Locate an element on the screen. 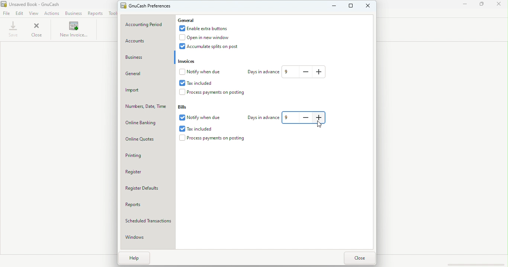  Process payments on posting is located at coordinates (215, 93).